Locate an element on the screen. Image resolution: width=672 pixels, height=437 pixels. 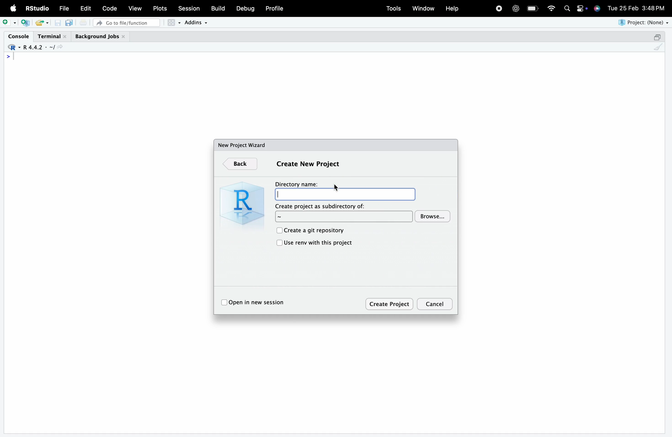
Plots is located at coordinates (159, 8).